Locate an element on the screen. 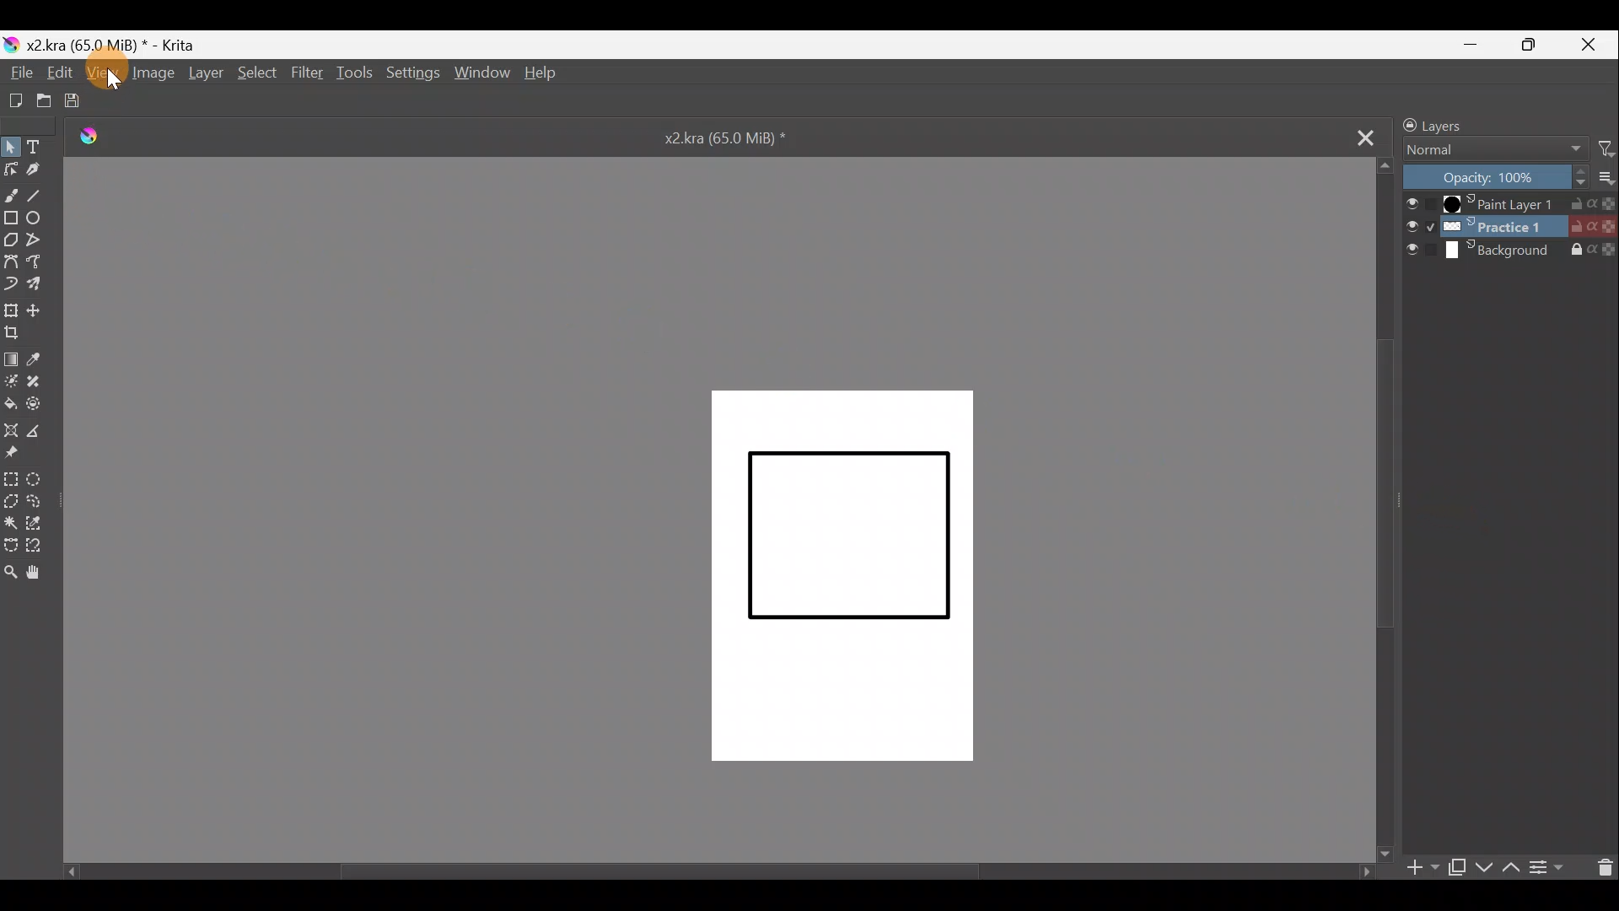  Image is located at coordinates (152, 74).